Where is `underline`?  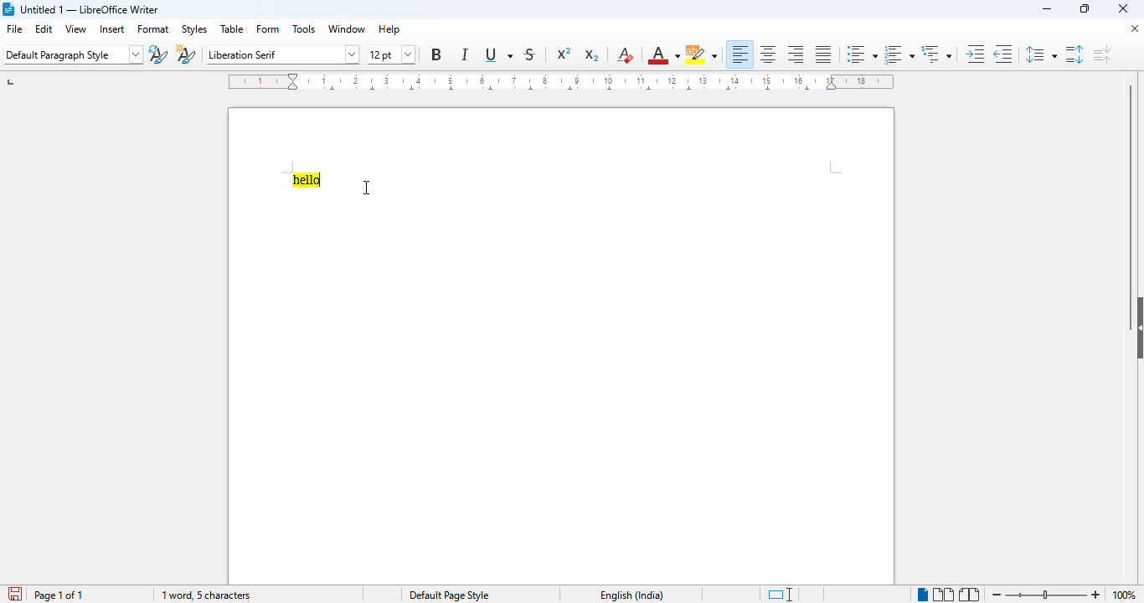 underline is located at coordinates (497, 55).